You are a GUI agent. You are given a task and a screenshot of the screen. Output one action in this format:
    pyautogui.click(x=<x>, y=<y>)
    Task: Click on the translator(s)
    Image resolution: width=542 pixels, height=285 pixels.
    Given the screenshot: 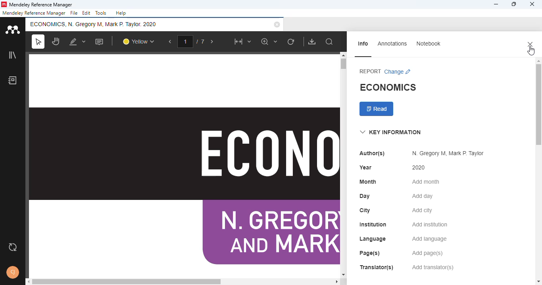 What is the action you would take?
    pyautogui.click(x=377, y=267)
    